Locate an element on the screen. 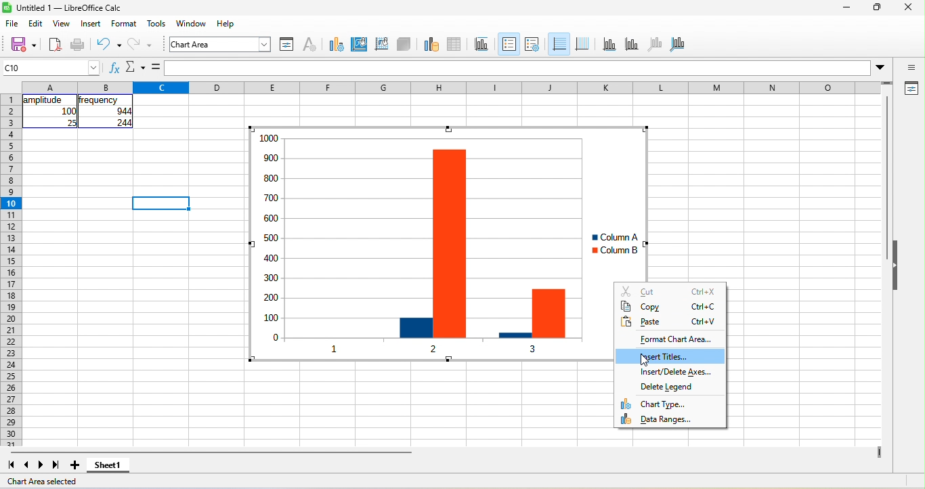  Function options is located at coordinates (135, 67).